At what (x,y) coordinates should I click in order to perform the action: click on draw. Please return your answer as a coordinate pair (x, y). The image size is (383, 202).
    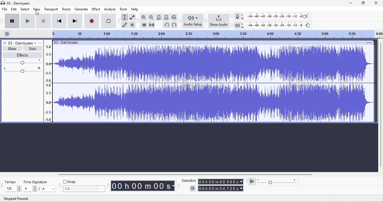
    Looking at the image, I should click on (125, 25).